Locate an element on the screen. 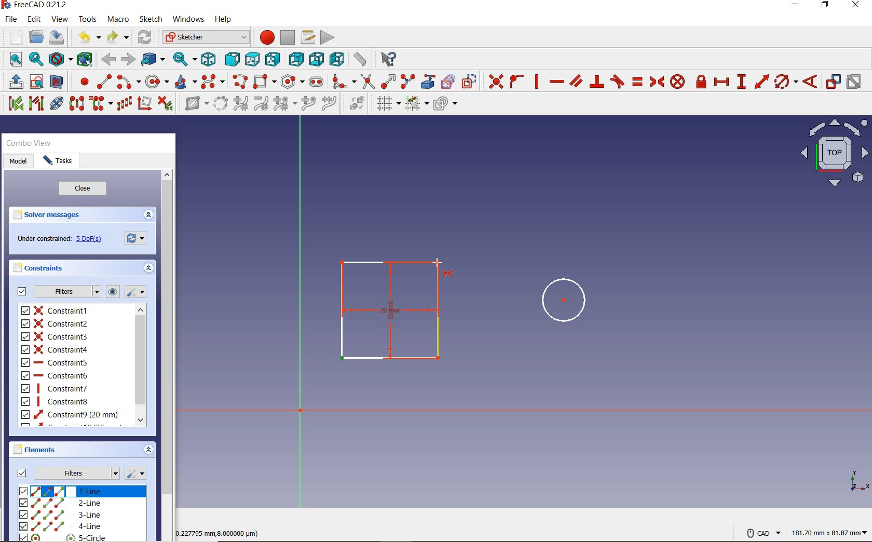 Image resolution: width=872 pixels, height=542 pixels. fit all is located at coordinates (12, 60).